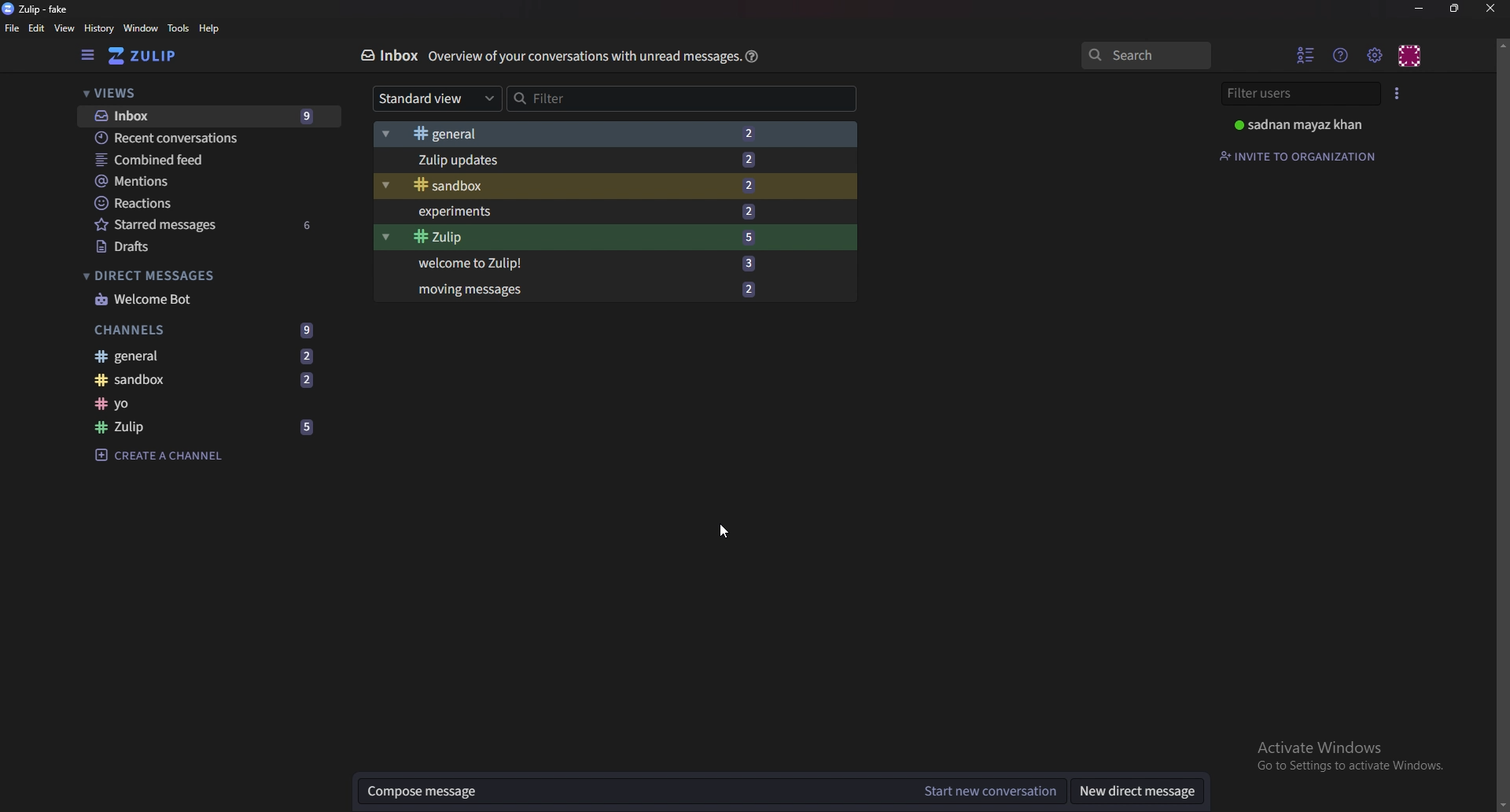 The width and height of the screenshot is (1510, 812). Describe the element at coordinates (212, 161) in the screenshot. I see `Combined feed` at that location.